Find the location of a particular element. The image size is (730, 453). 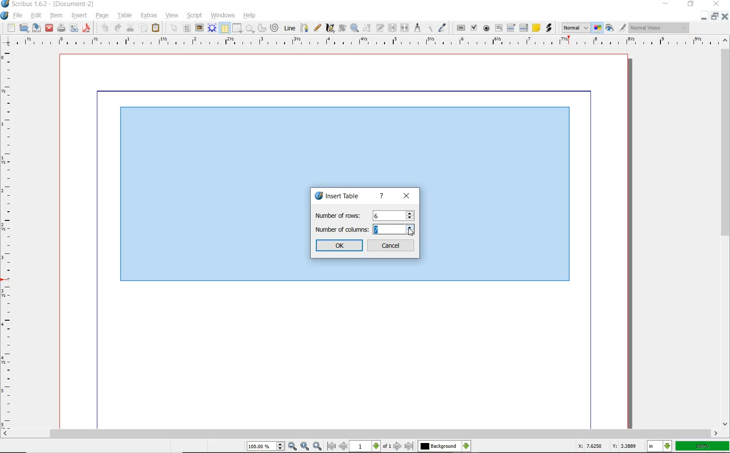

select item is located at coordinates (173, 27).